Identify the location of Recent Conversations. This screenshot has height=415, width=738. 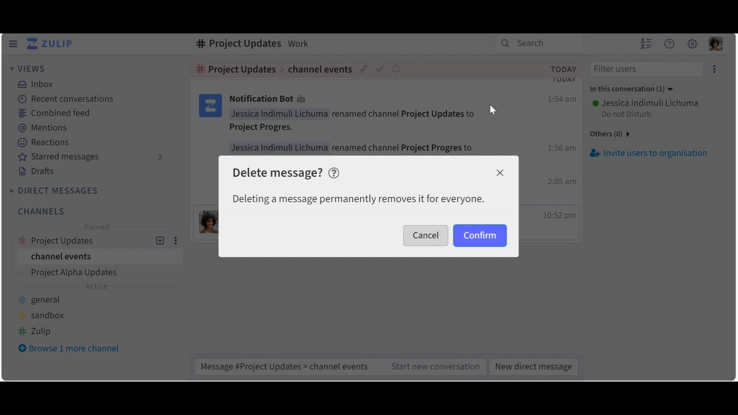
(66, 98).